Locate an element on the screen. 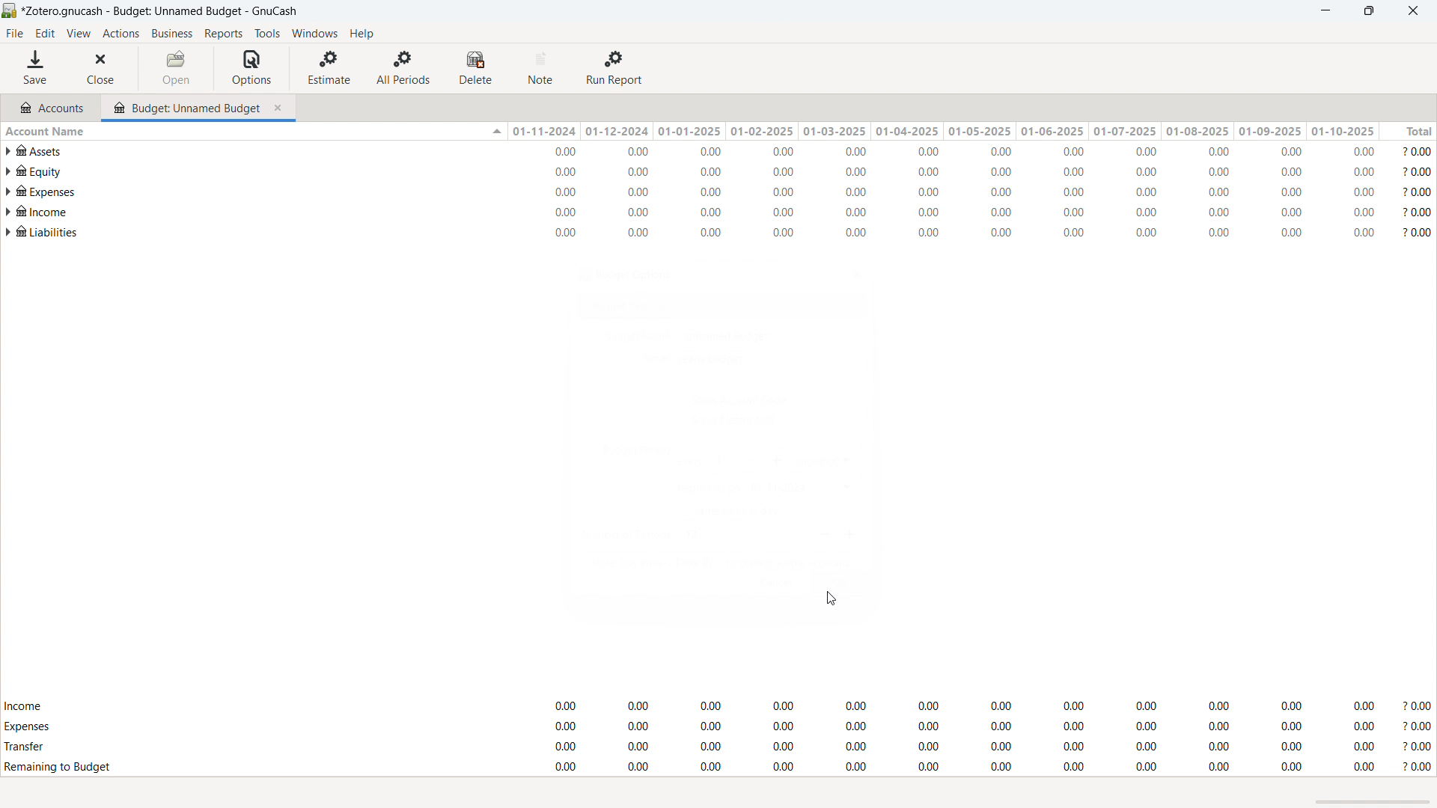 This screenshot has width=1437, height=808. Income totals is located at coordinates (718, 707).